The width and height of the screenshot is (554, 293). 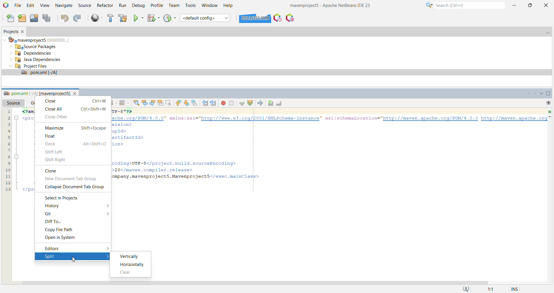 What do you see at coordinates (84, 5) in the screenshot?
I see `Source` at bounding box center [84, 5].